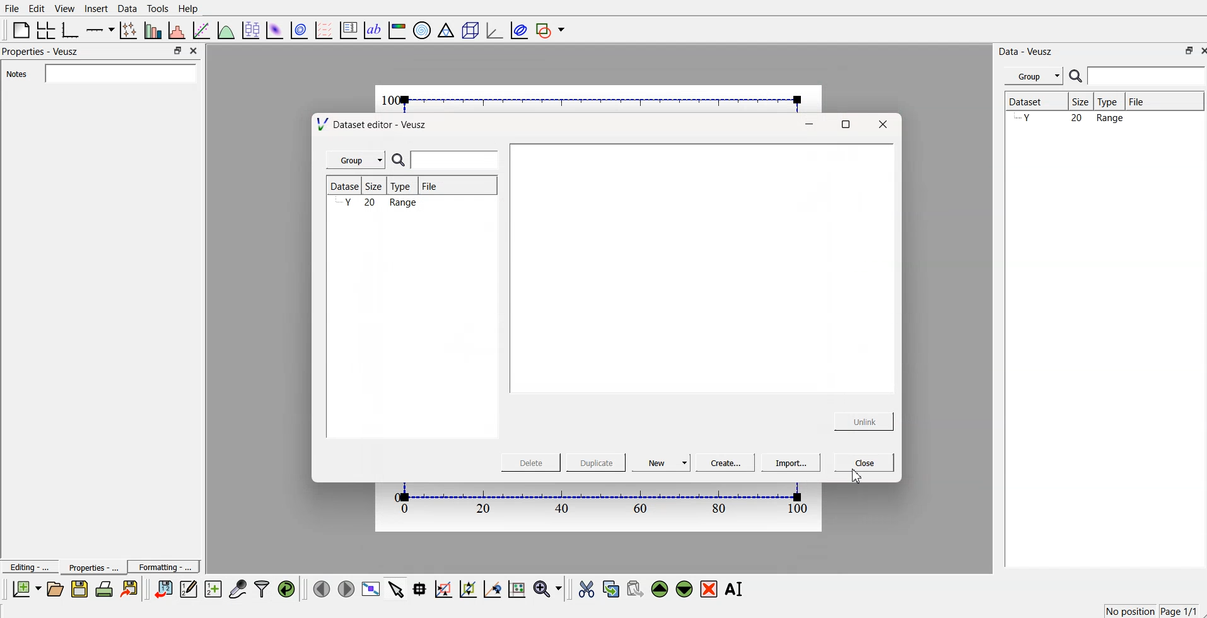 This screenshot has height=618, width=1207. I want to click on Maximize, so click(844, 127).